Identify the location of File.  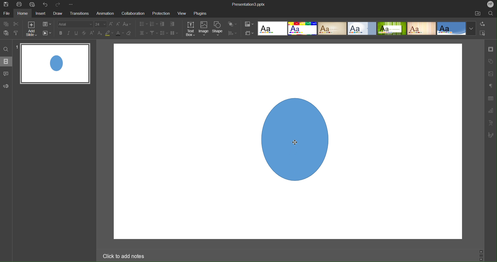
(6, 13).